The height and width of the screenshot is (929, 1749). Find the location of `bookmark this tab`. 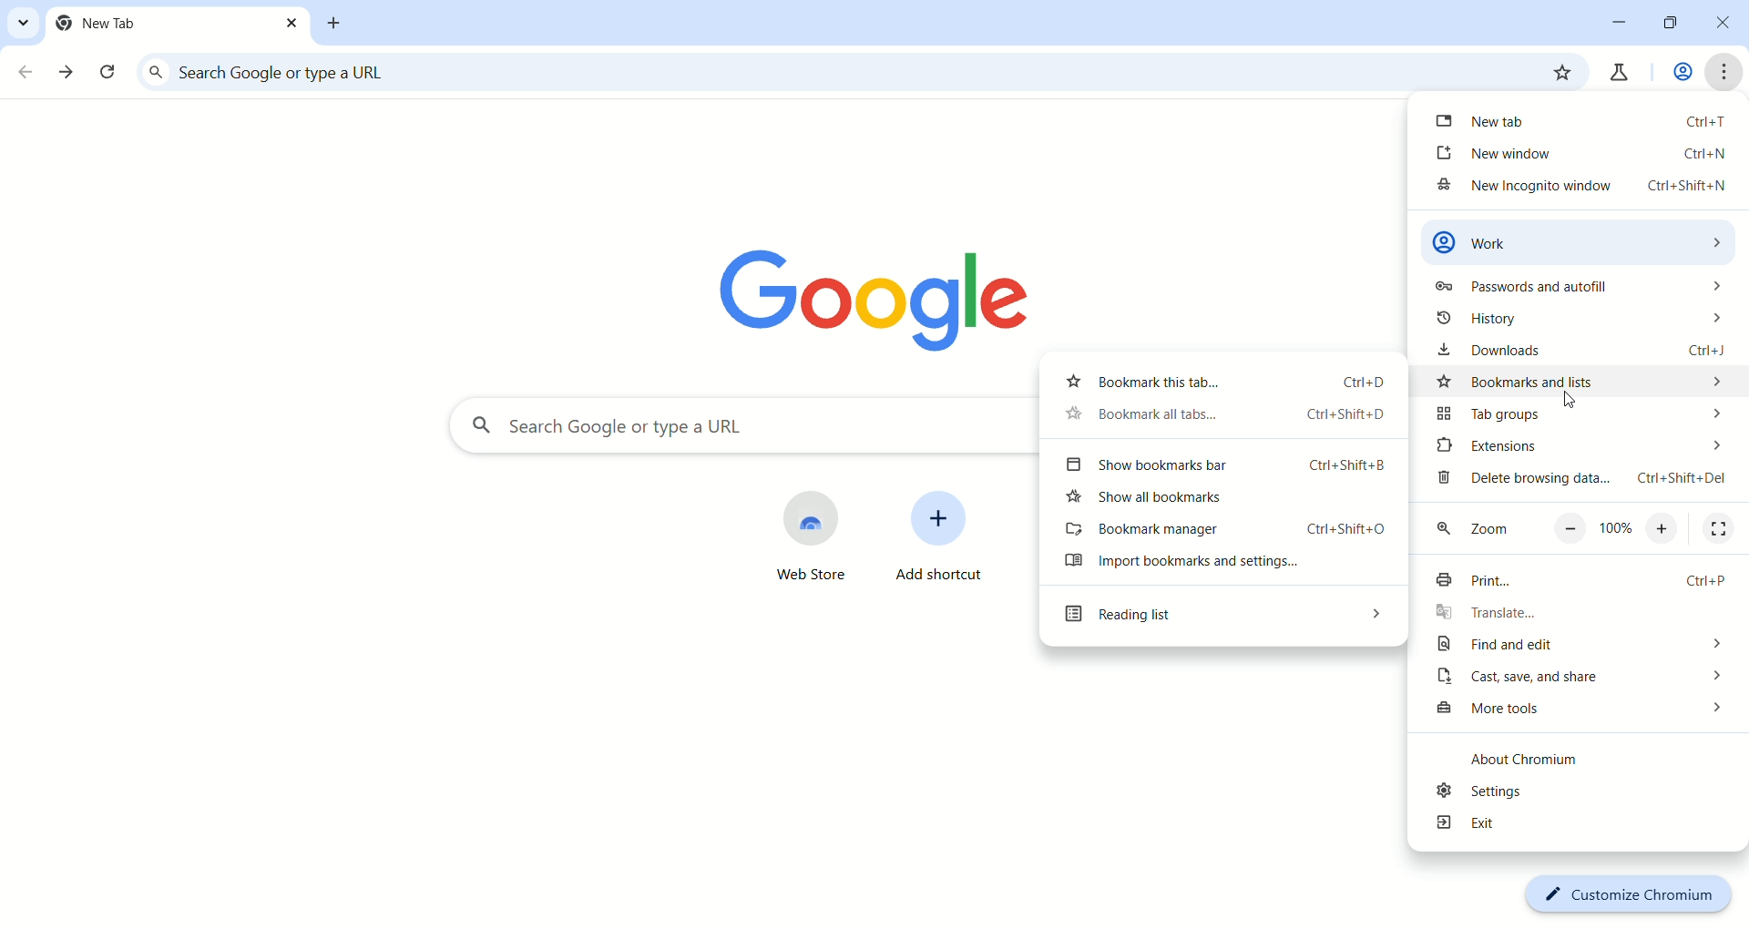

bookmark this tab is located at coordinates (1560, 72).